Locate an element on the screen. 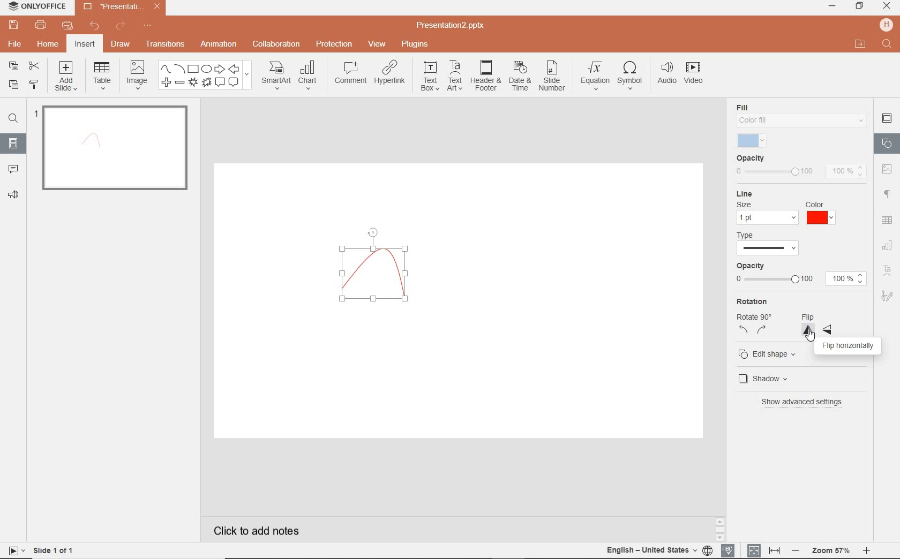  UNDO is located at coordinates (94, 27).